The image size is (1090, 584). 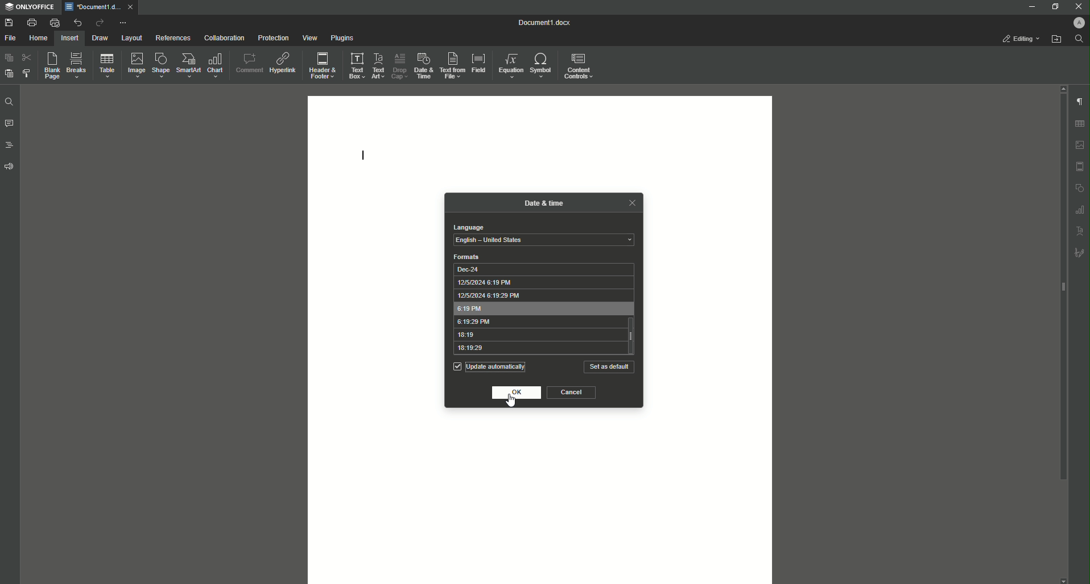 I want to click on language, so click(x=468, y=227).